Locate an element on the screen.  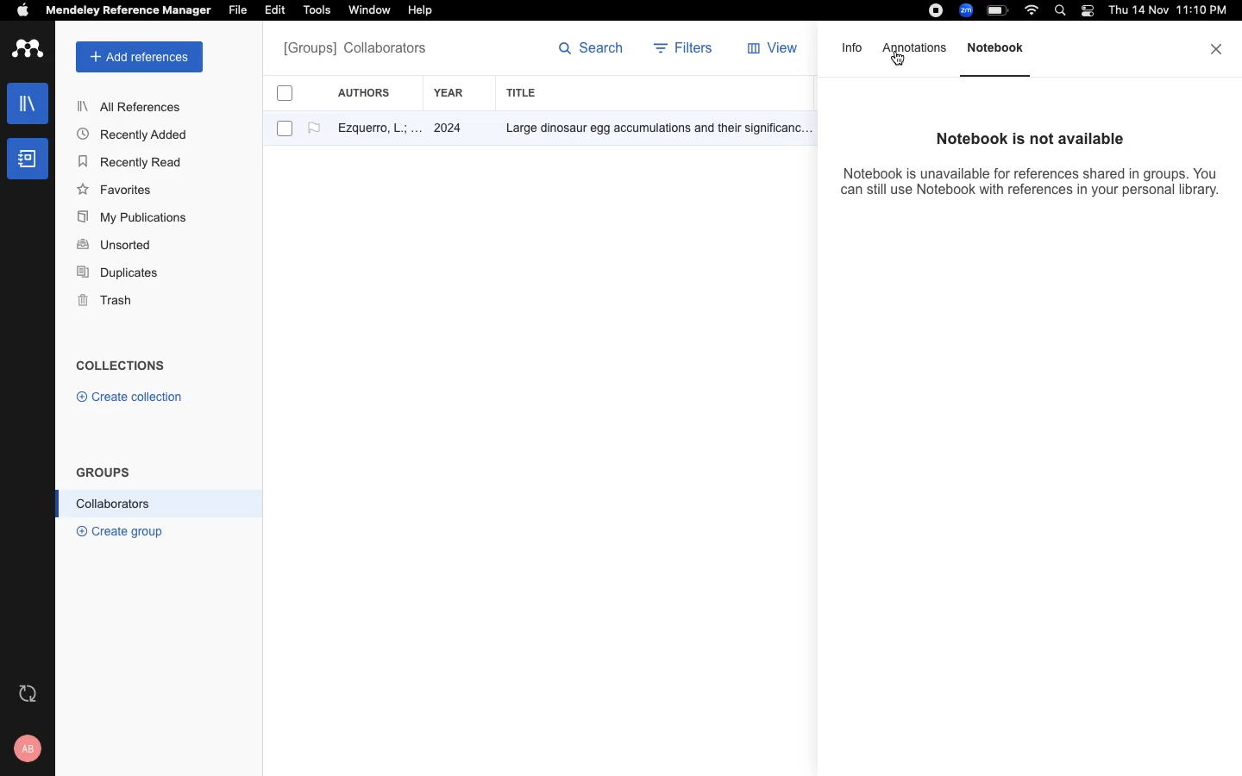
info is located at coordinates (853, 53).